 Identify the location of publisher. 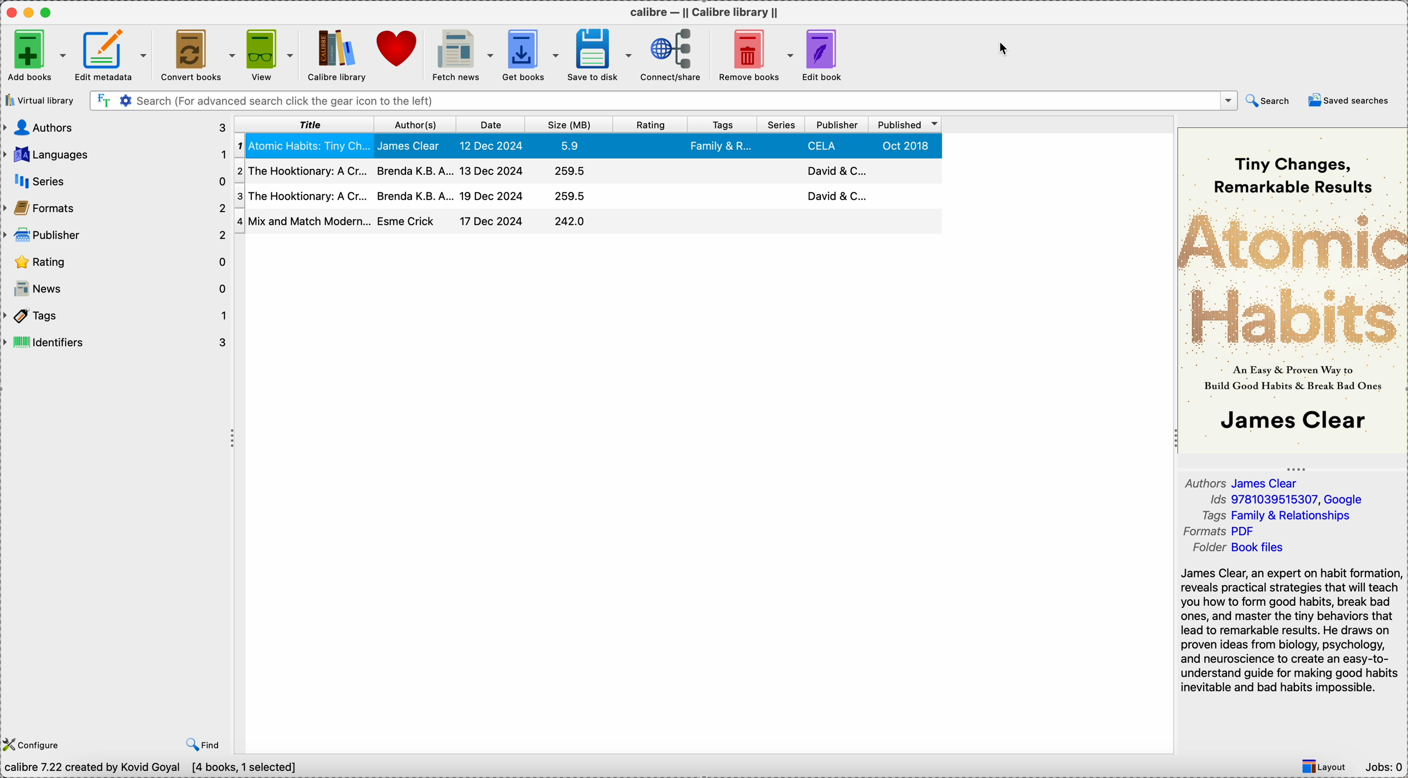
(115, 233).